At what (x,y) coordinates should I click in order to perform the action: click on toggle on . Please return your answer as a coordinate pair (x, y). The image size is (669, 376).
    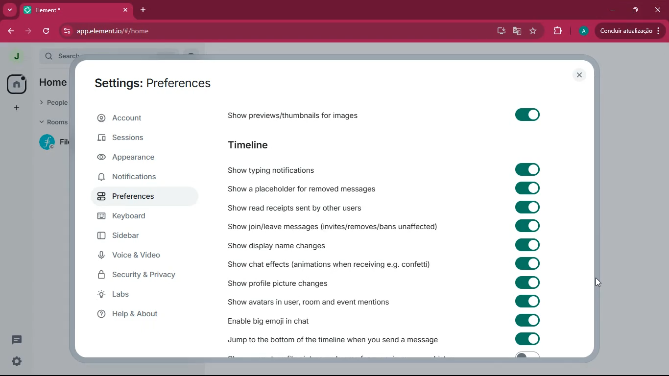
    Looking at the image, I should click on (526, 226).